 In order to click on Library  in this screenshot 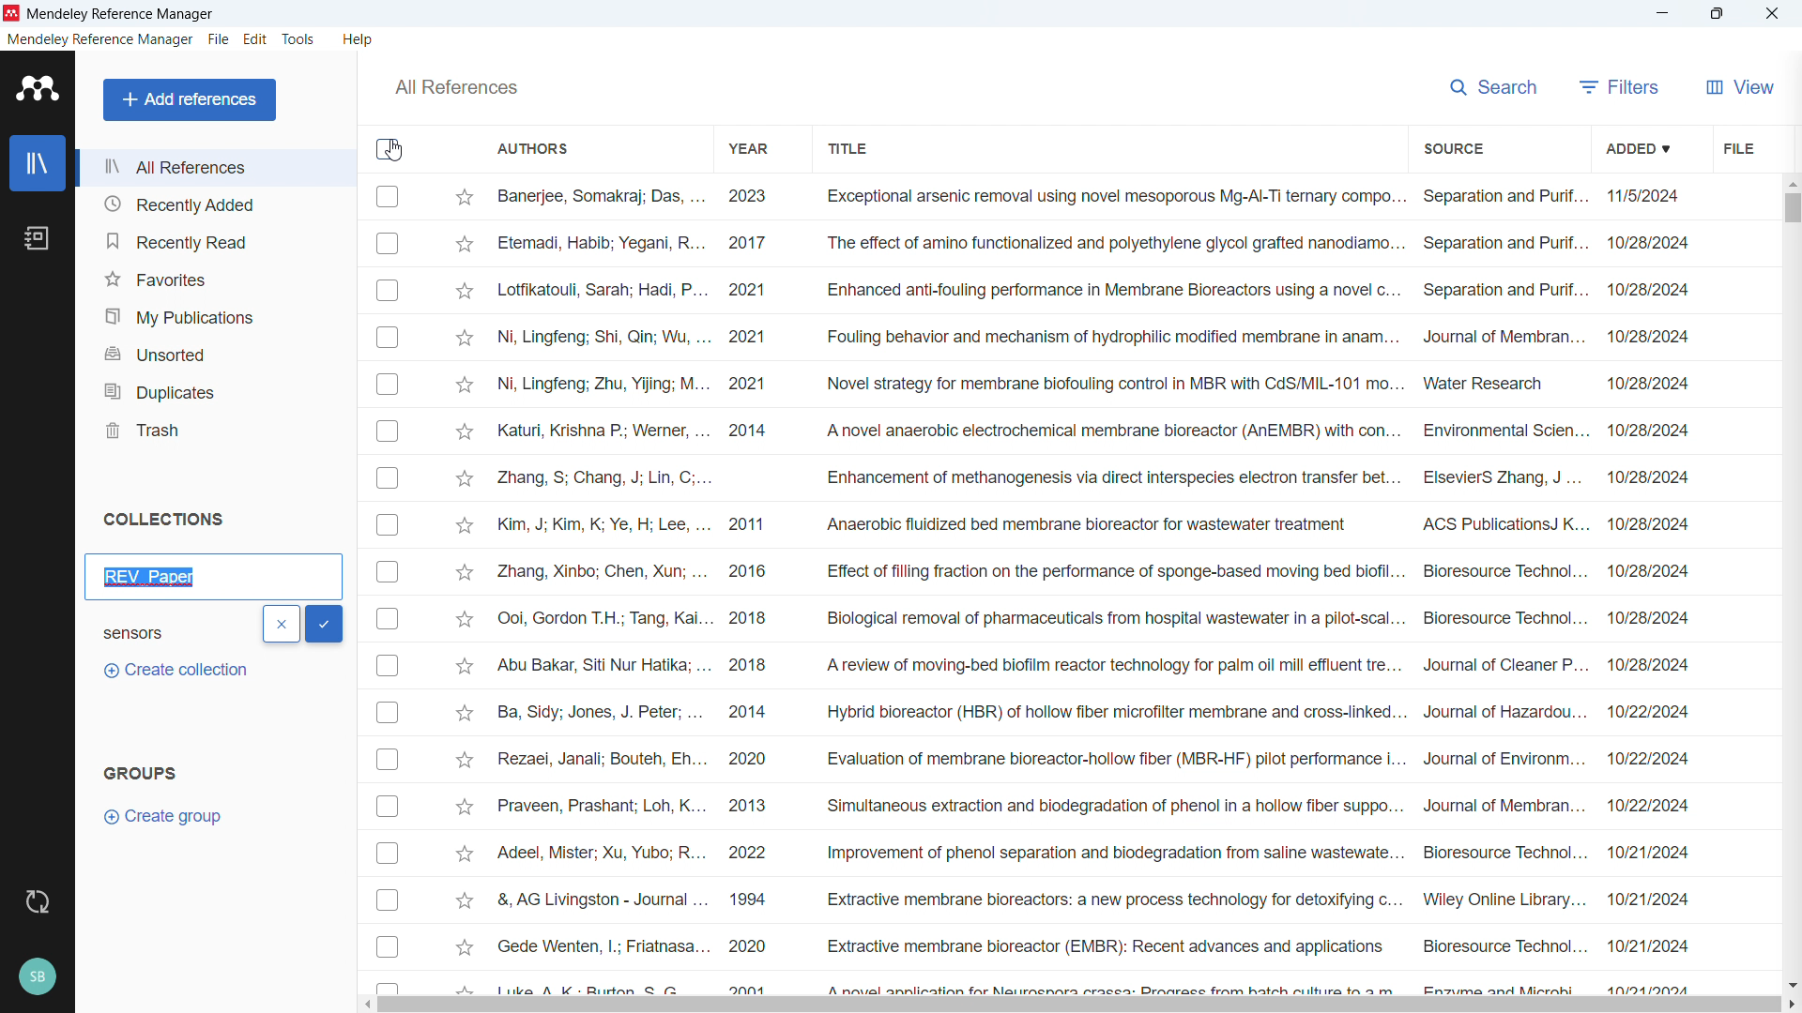, I will do `click(37, 162)`.